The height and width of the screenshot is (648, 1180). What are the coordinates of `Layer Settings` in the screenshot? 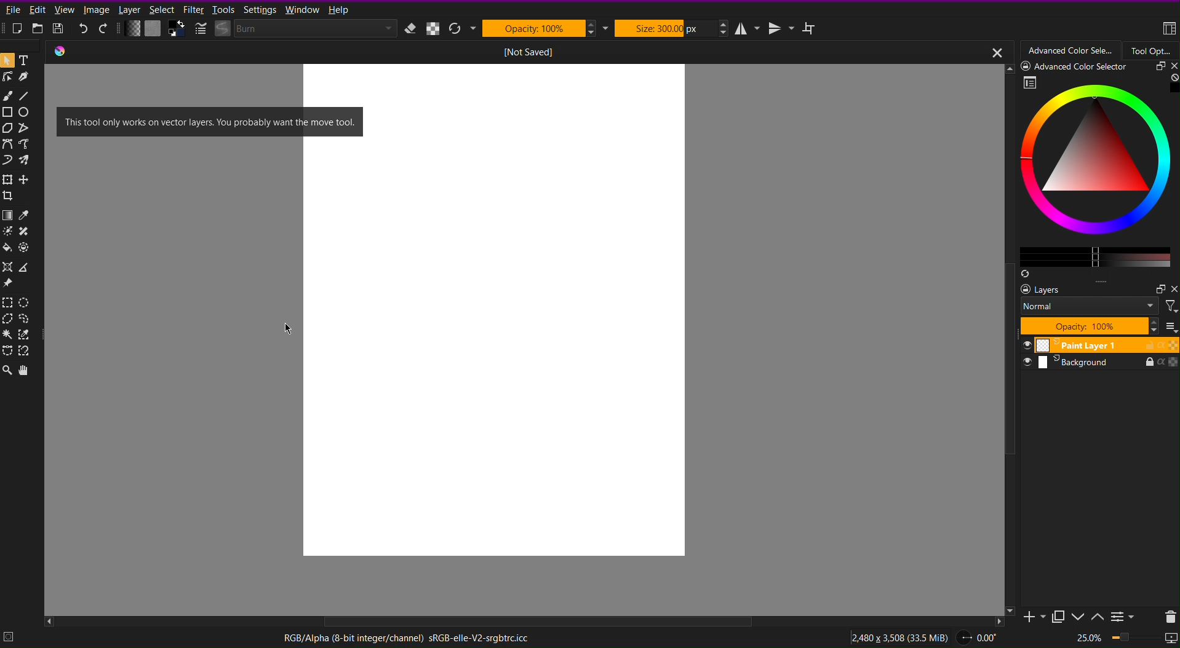 It's located at (1097, 308).